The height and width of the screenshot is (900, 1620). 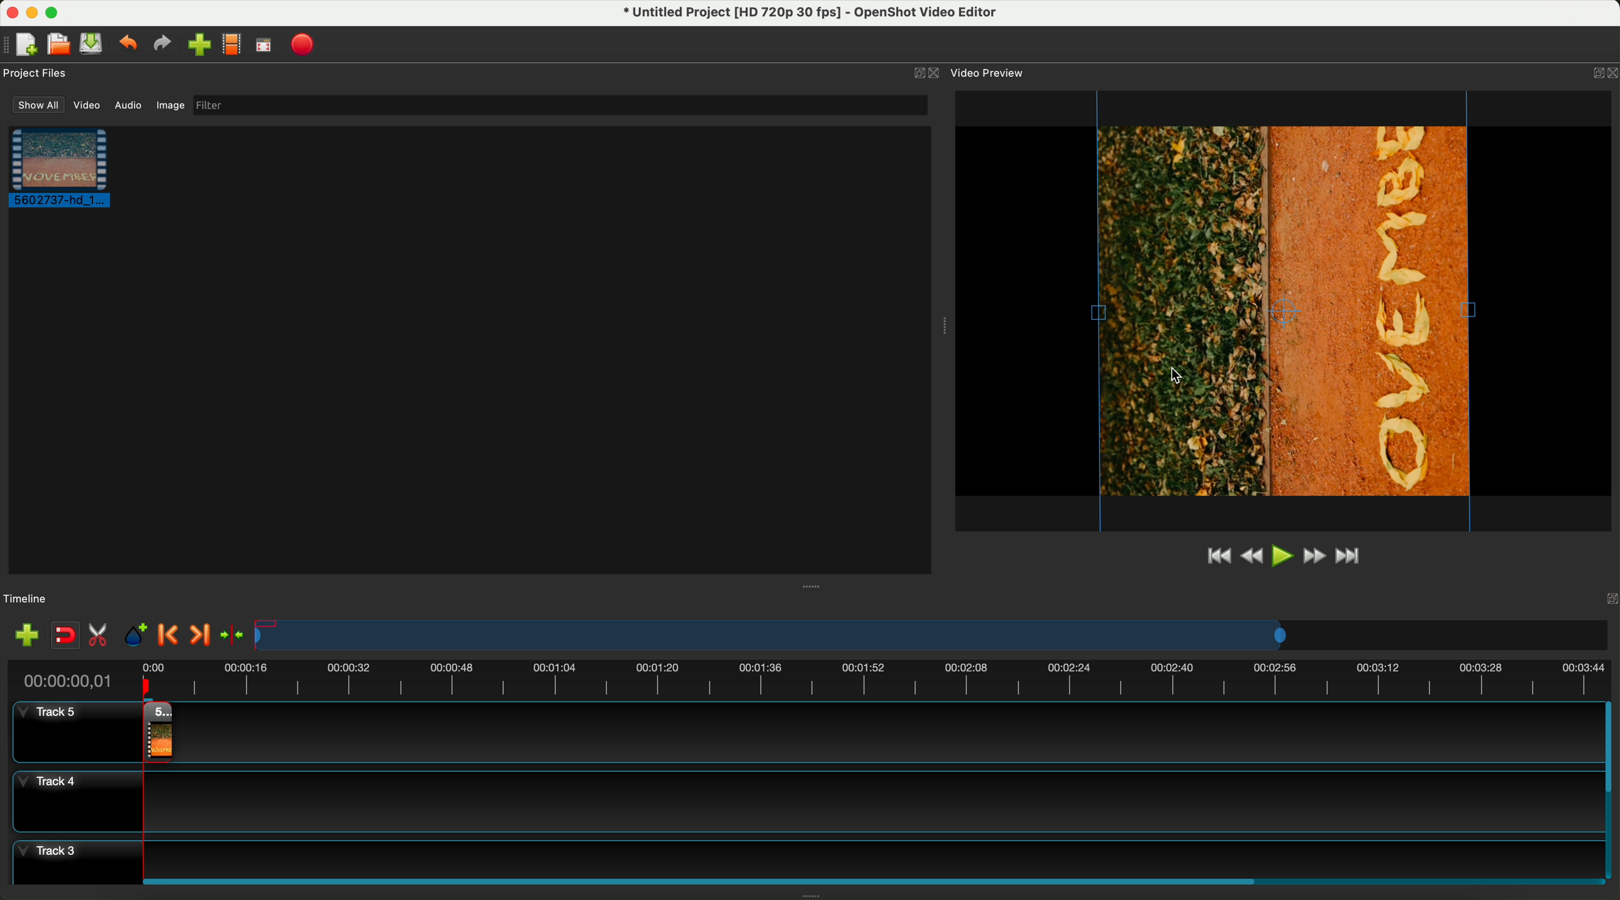 I want to click on rewind, so click(x=1250, y=558).